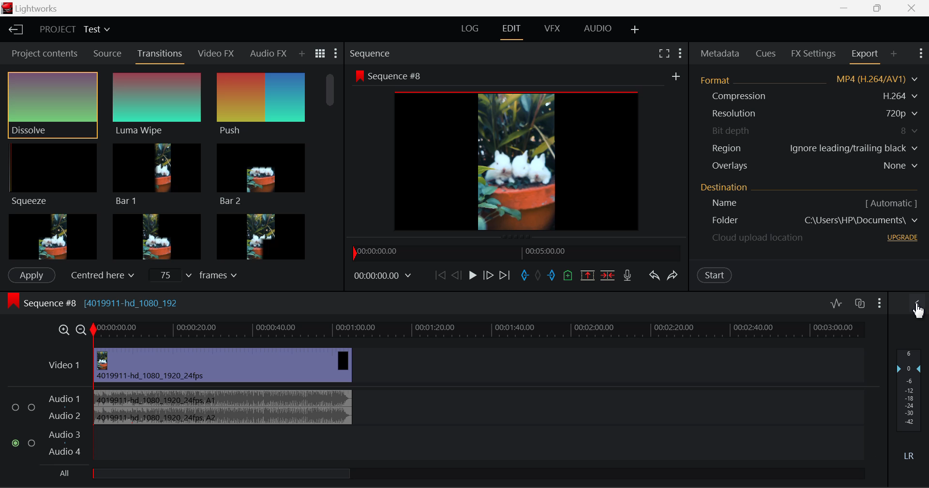 This screenshot has width=929, height=488. Describe the element at coordinates (51, 173) in the screenshot. I see `Squeeze` at that location.